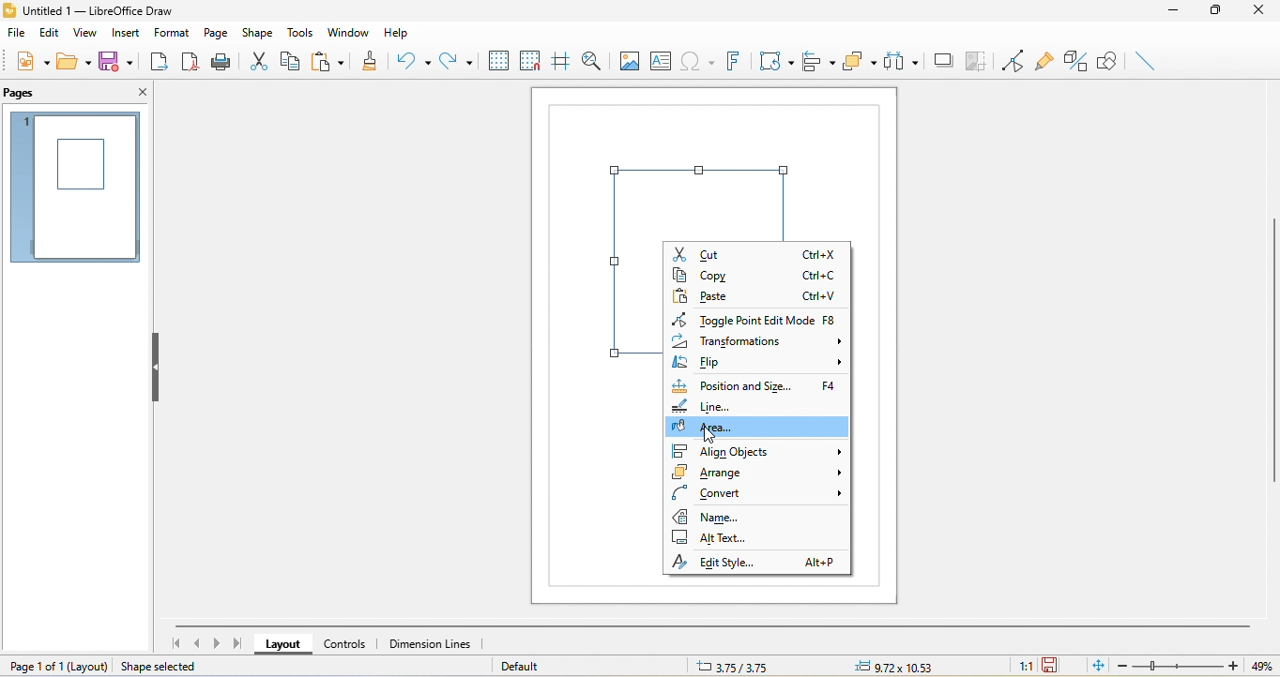  What do you see at coordinates (115, 60) in the screenshot?
I see `save` at bounding box center [115, 60].